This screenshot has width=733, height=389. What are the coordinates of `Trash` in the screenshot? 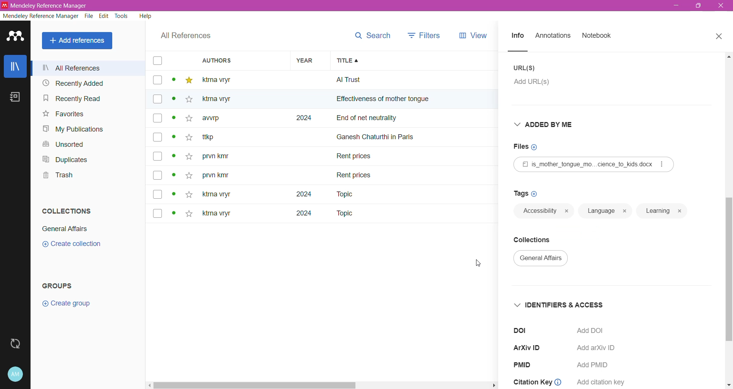 It's located at (57, 175).